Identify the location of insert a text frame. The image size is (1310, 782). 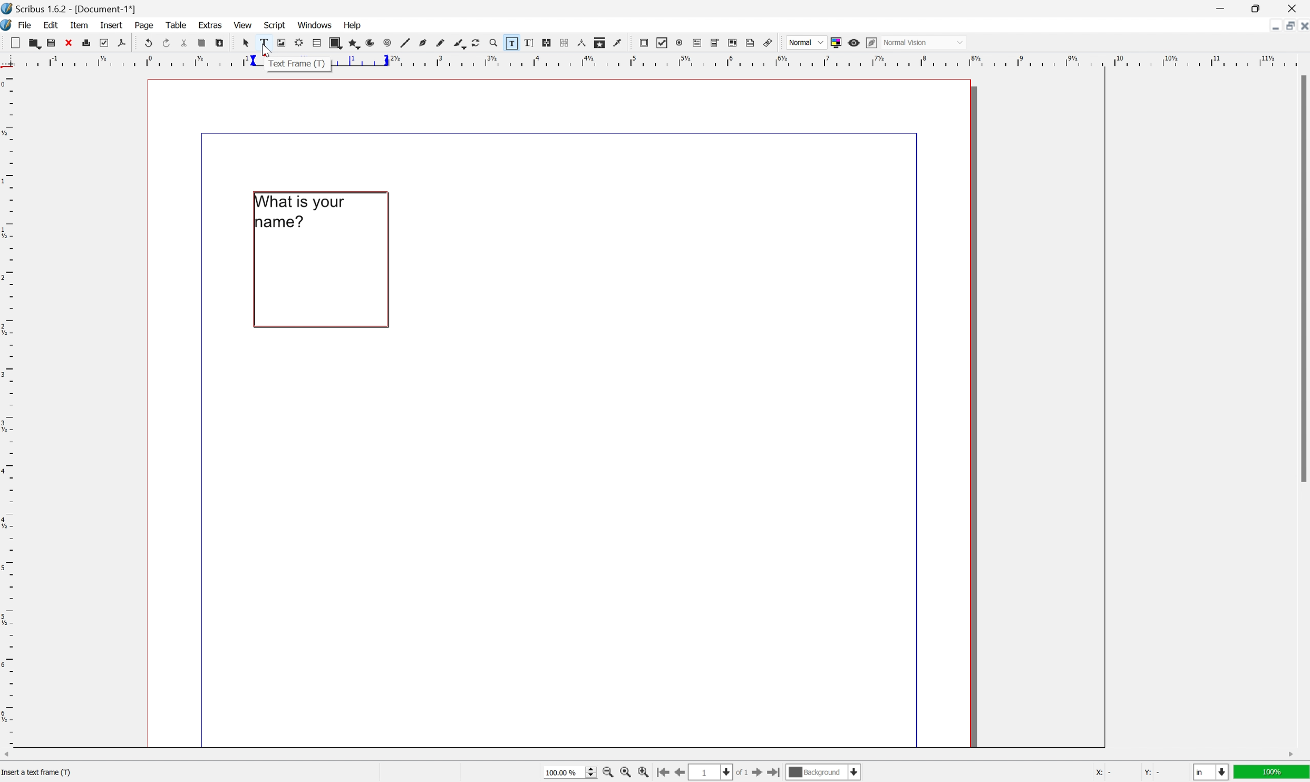
(41, 773).